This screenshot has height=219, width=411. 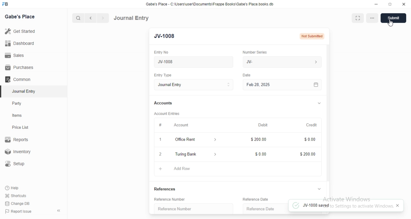 What do you see at coordinates (167, 103) in the screenshot?
I see `Accounts` at bounding box center [167, 103].